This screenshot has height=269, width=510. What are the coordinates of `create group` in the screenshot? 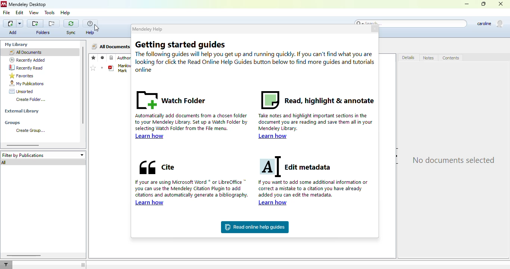 It's located at (31, 130).